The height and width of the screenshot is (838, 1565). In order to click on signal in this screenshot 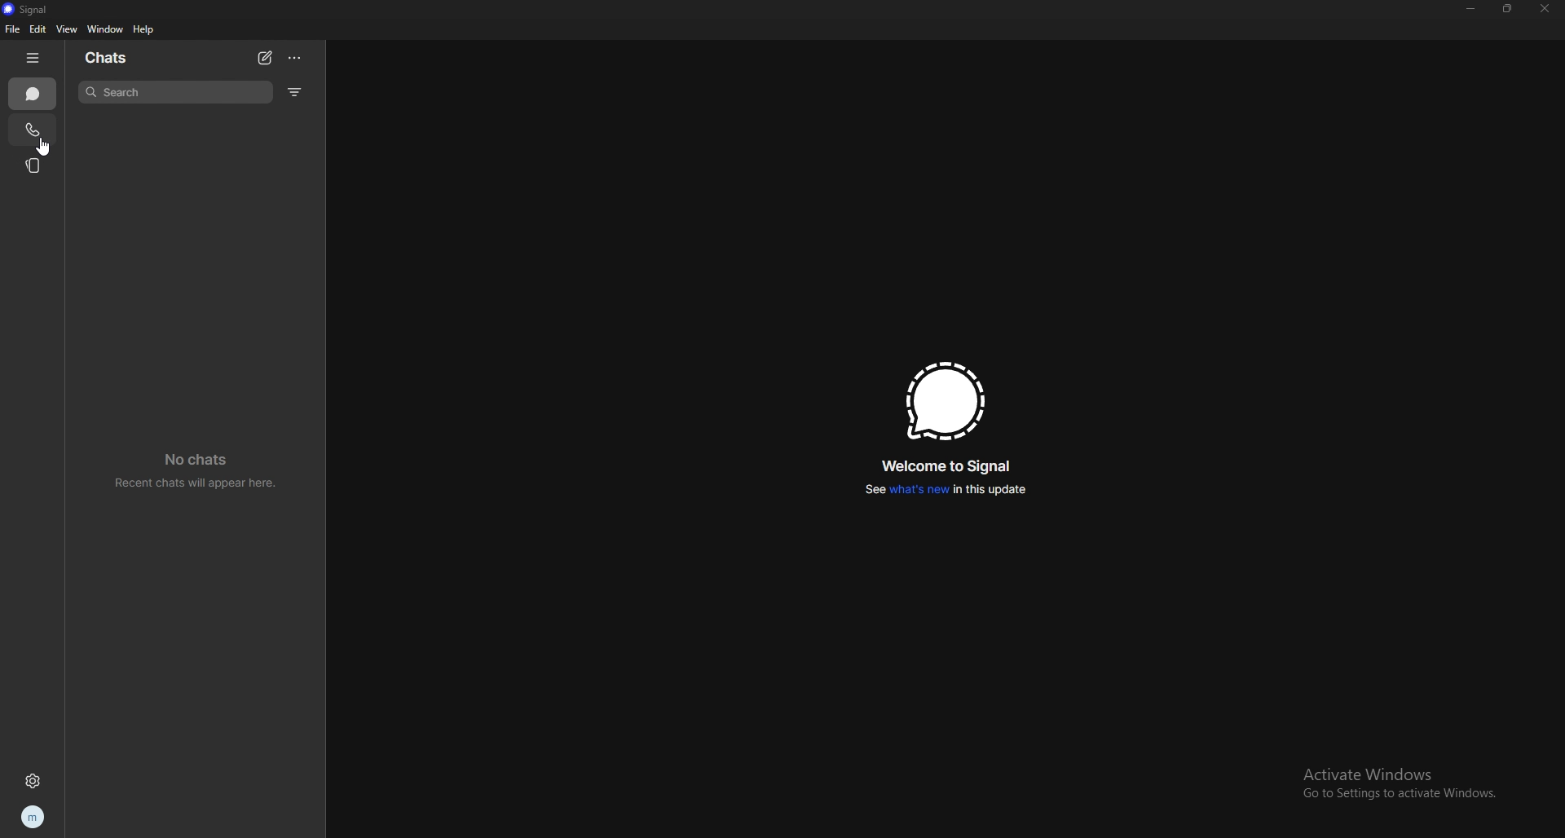, I will do `click(31, 10)`.